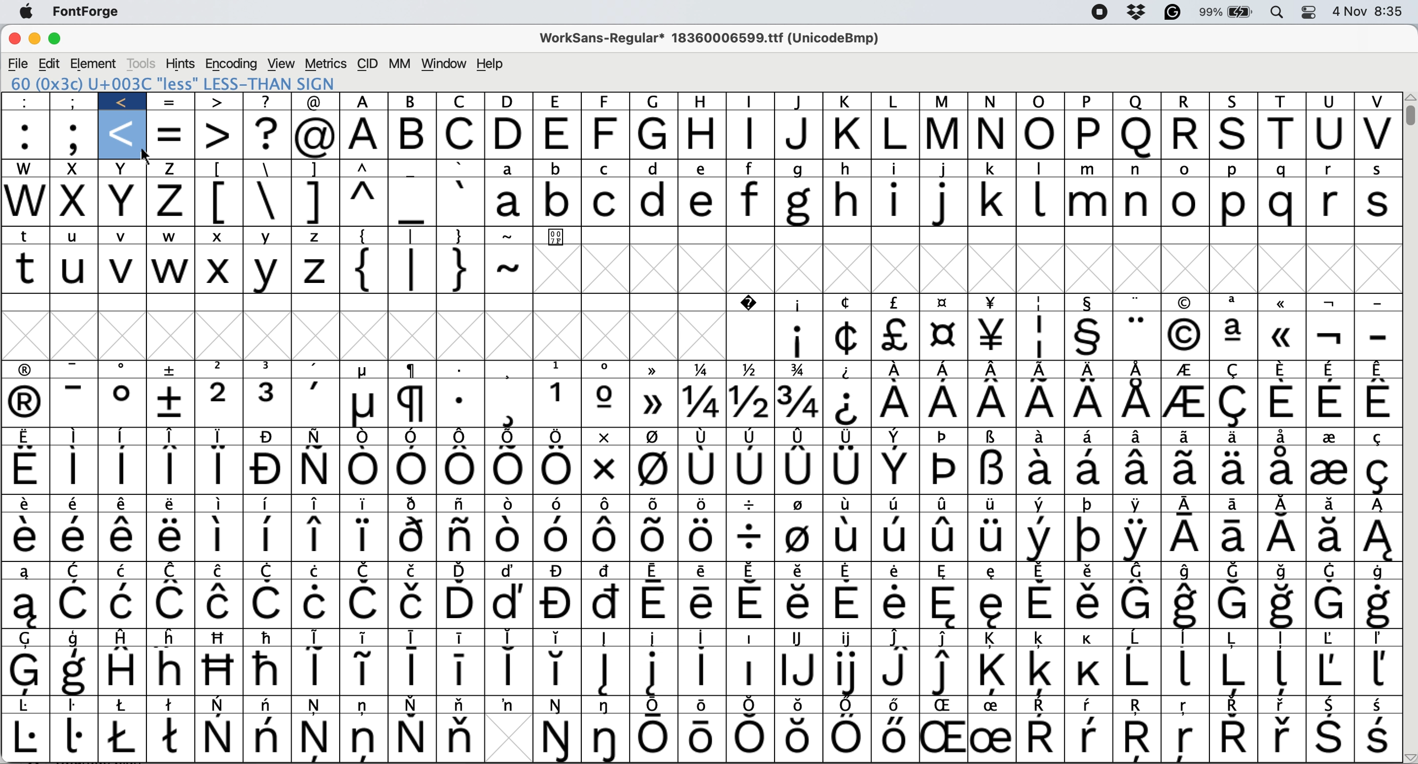  I want to click on ~, so click(509, 236).